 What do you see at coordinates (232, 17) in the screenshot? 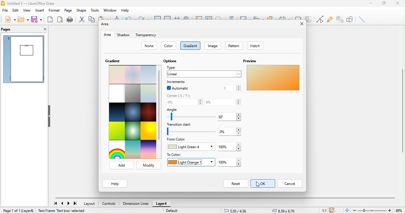
I see `font work text` at bounding box center [232, 17].